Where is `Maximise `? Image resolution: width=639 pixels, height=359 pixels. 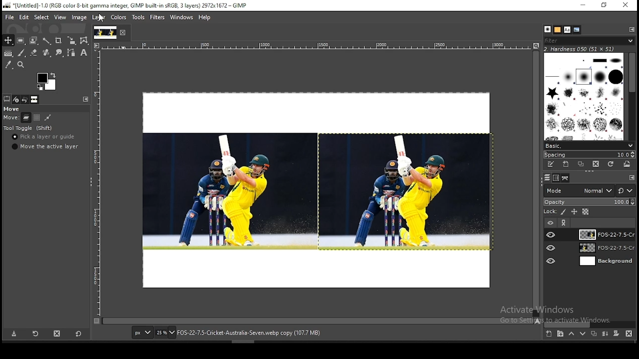 Maximise  is located at coordinates (605, 5).